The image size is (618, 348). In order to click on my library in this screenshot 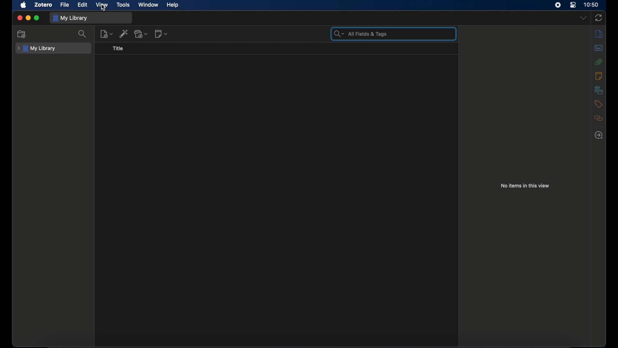, I will do `click(70, 18)`.